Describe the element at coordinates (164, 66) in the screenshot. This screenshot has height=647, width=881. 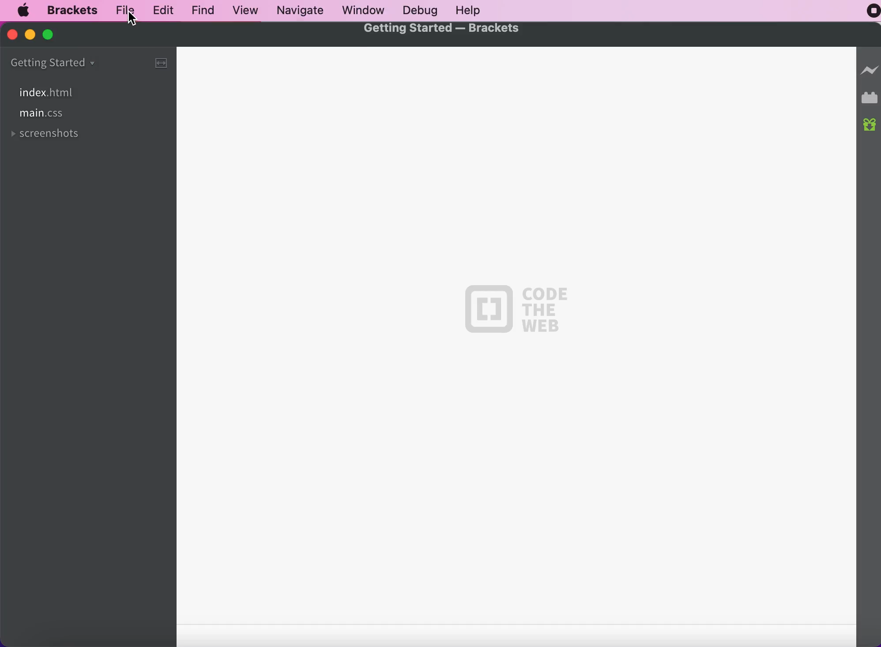
I see `slit the editor vertically or horizontally` at that location.